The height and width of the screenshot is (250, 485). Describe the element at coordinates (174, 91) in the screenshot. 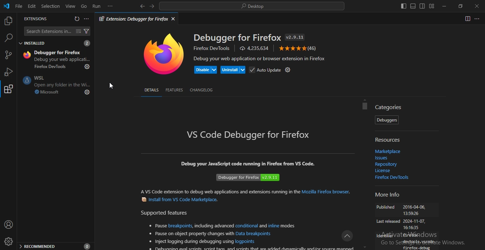

I see `features` at that location.